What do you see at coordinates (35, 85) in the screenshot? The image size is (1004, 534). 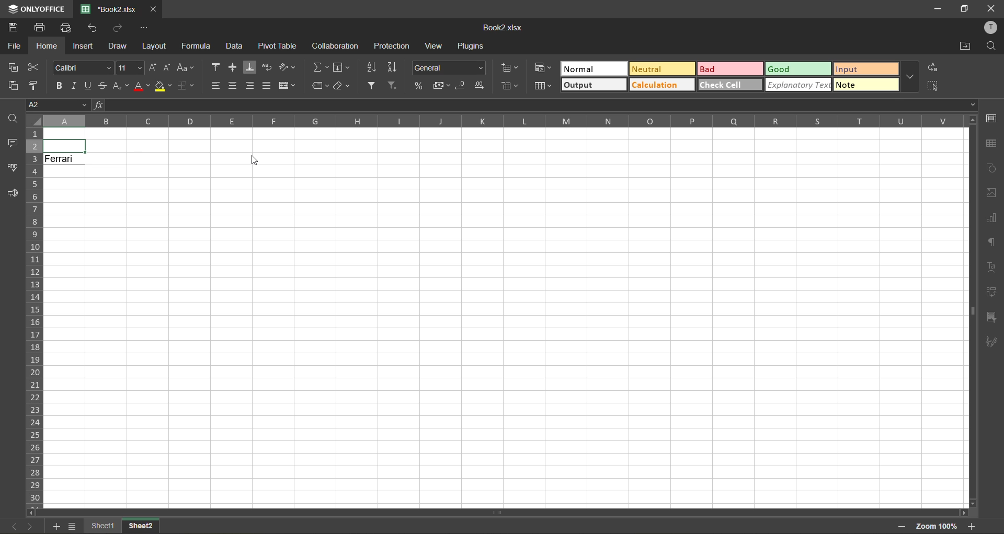 I see `copy style` at bounding box center [35, 85].